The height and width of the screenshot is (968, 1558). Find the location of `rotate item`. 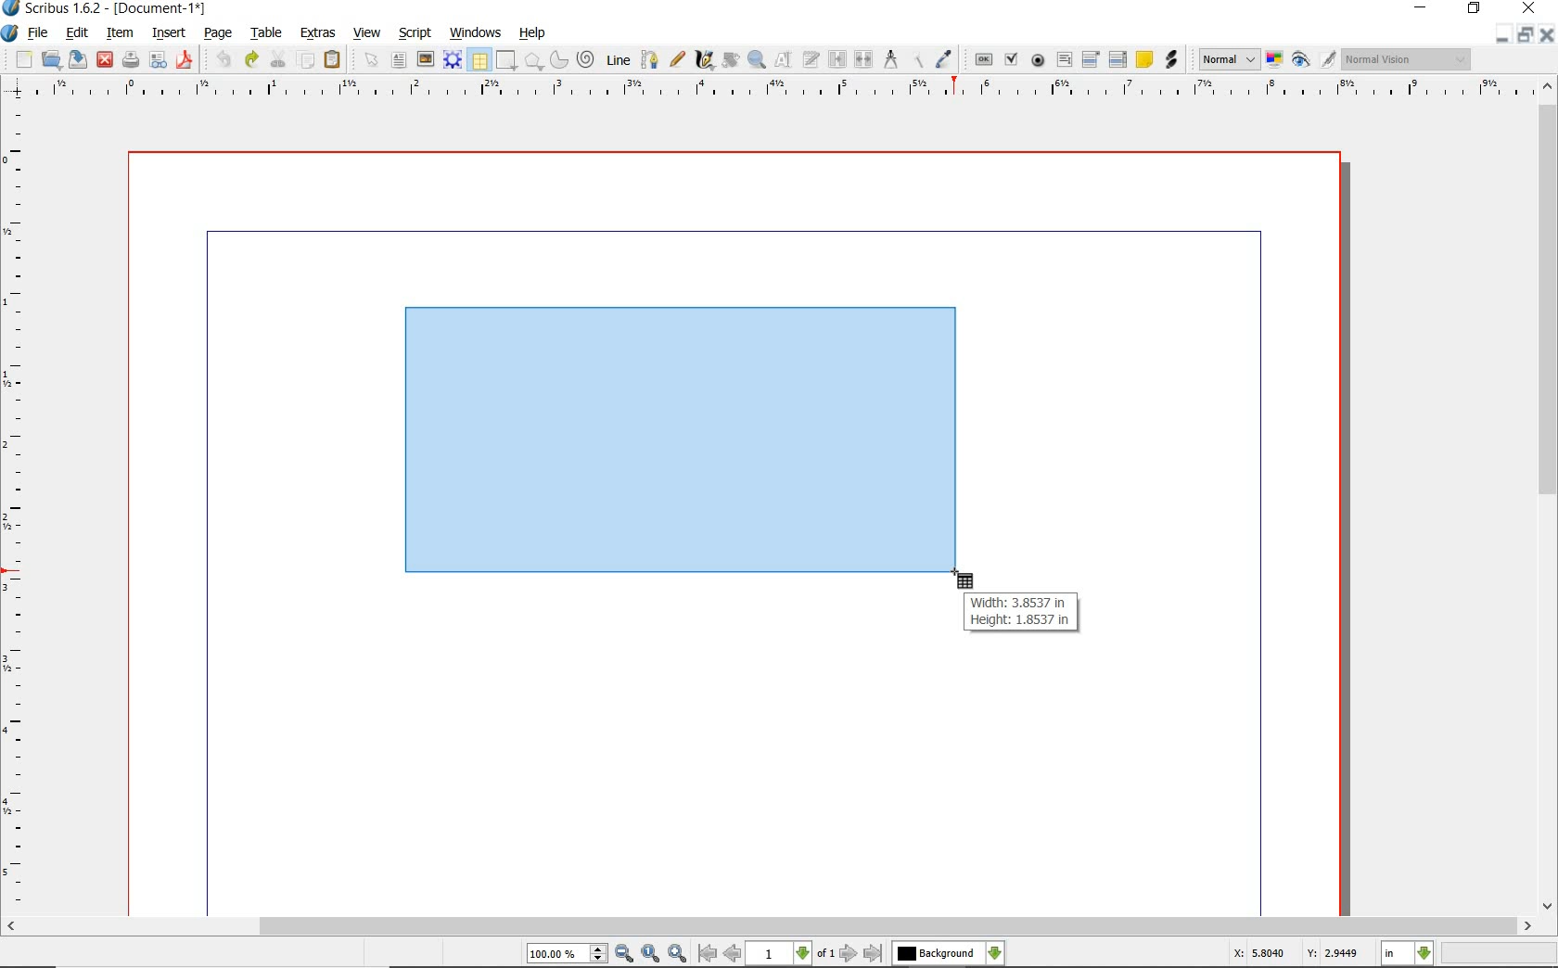

rotate item is located at coordinates (729, 61).